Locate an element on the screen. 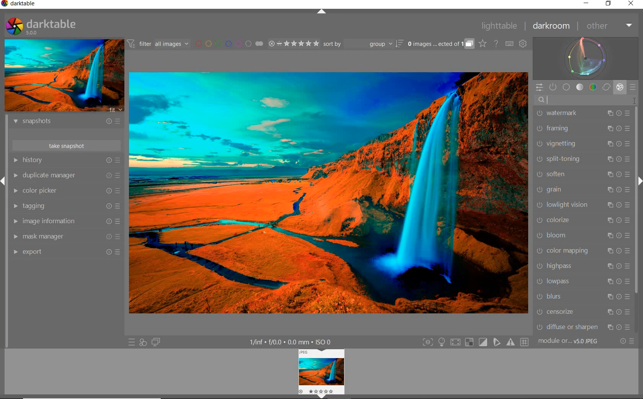  Expand/Collapse is located at coordinates (323, 396).